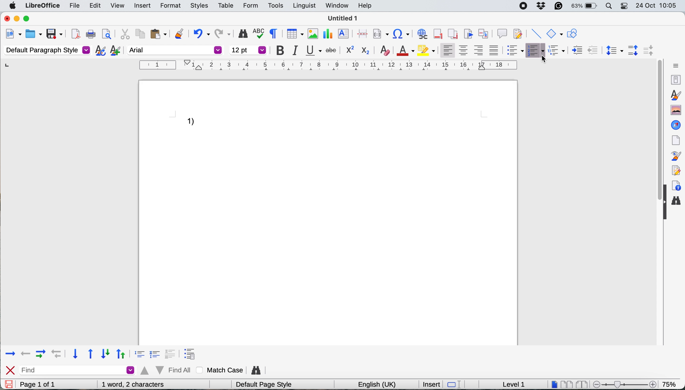 This screenshot has height=390, width=685. Describe the element at coordinates (385, 50) in the screenshot. I see `clear direct formatting` at that location.